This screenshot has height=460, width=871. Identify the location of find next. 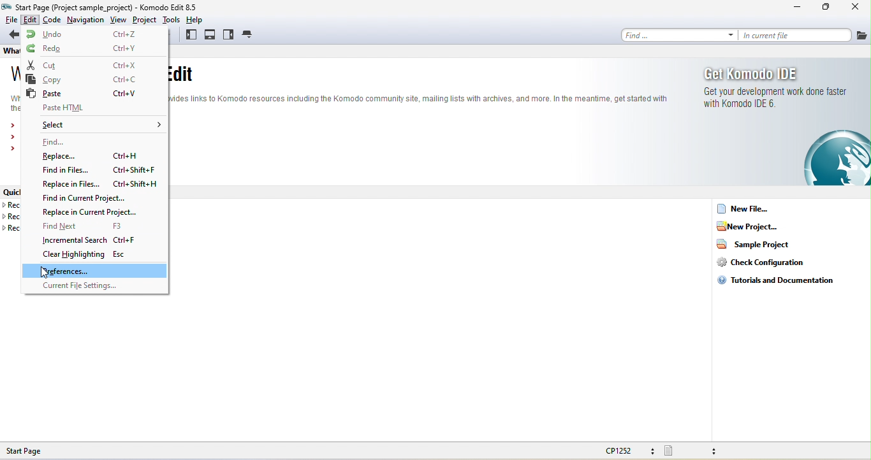
(95, 226).